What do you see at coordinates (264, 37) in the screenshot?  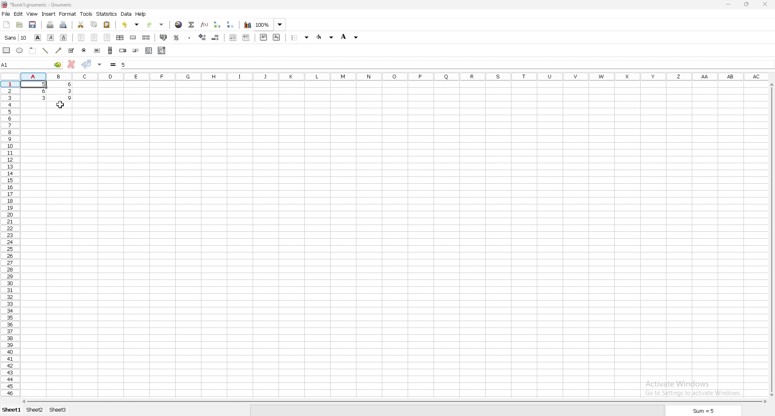 I see `superscript` at bounding box center [264, 37].